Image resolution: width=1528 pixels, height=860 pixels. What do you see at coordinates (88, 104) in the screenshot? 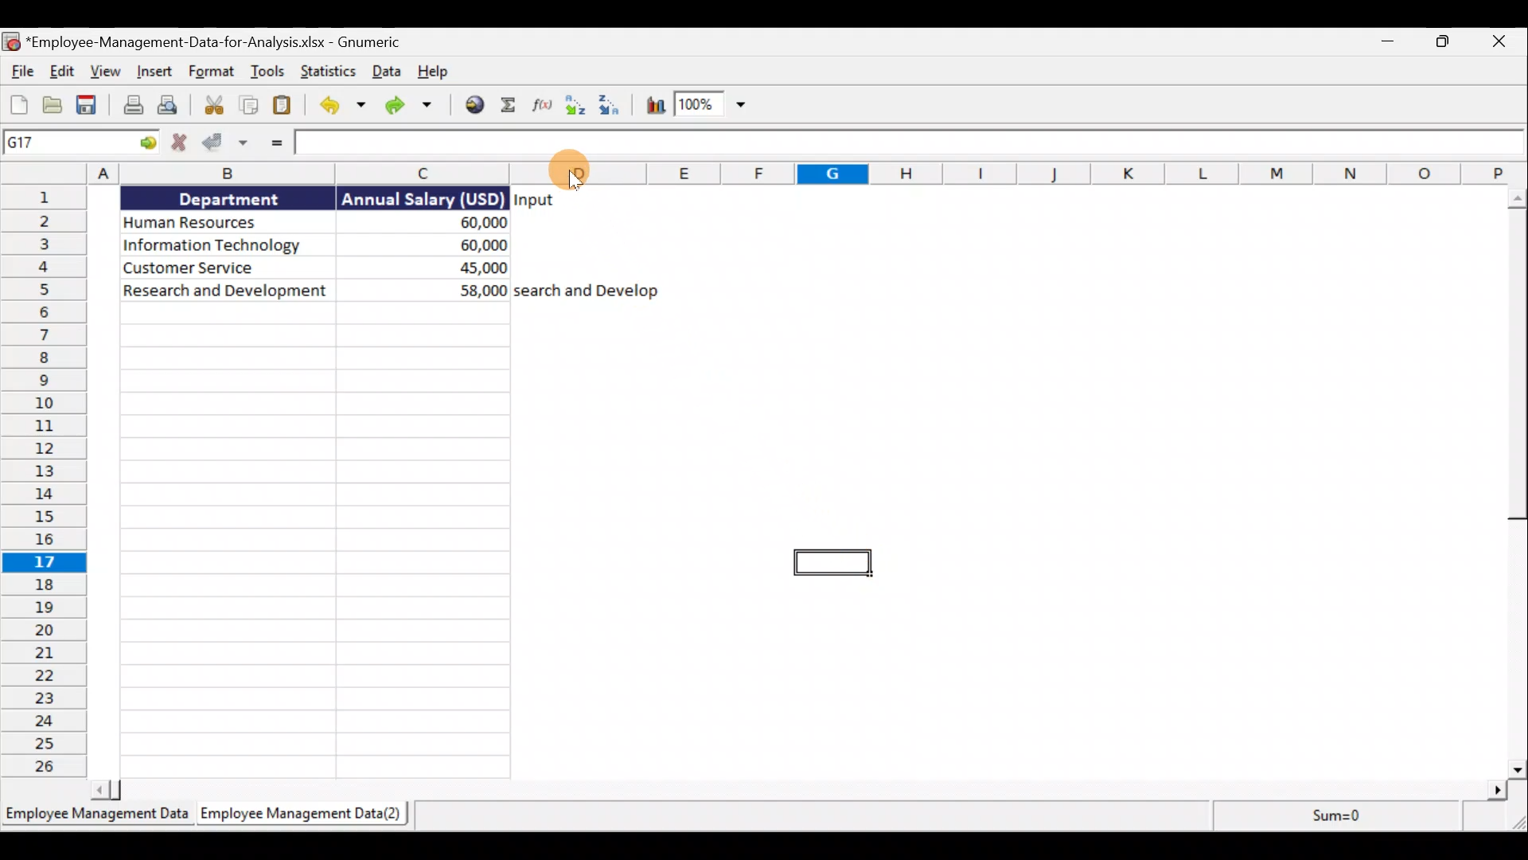
I see `Save the current workbook` at bounding box center [88, 104].